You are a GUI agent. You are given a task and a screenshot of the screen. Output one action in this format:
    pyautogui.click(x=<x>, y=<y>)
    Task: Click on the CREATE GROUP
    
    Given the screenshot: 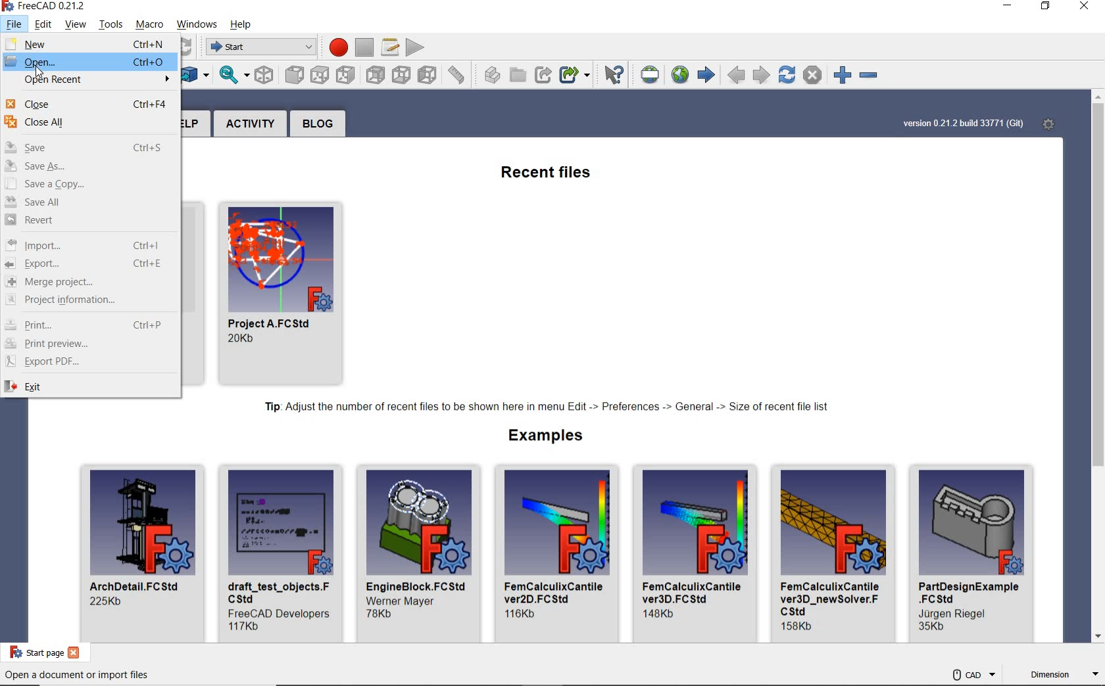 What is the action you would take?
    pyautogui.click(x=518, y=76)
    